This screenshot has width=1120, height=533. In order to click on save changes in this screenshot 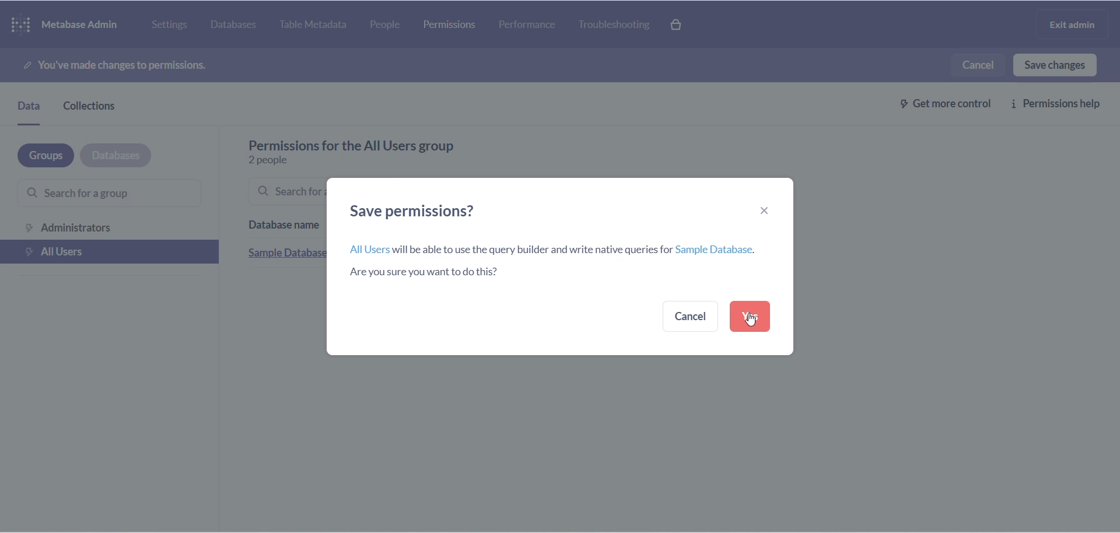, I will do `click(1054, 65)`.